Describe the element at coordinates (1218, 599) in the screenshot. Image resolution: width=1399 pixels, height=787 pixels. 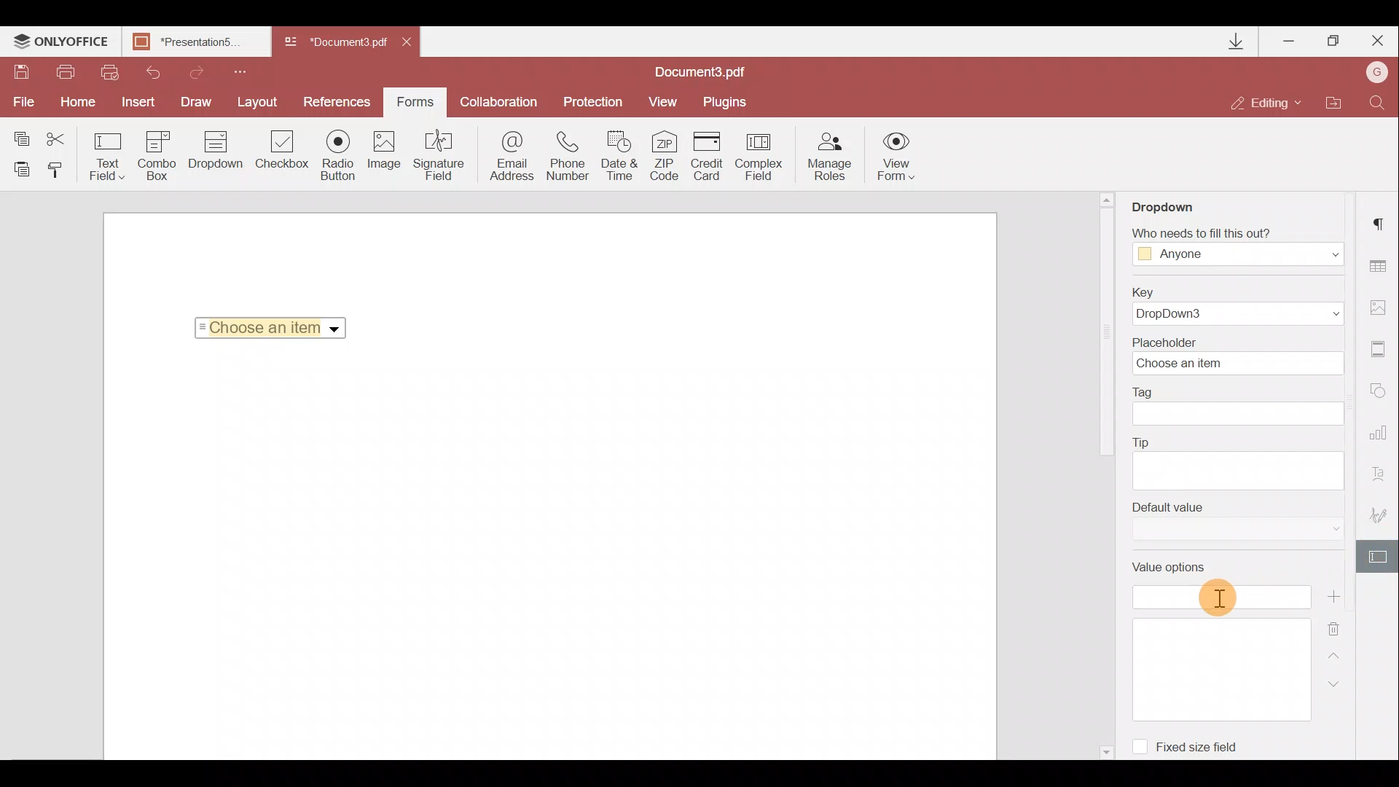
I see `Pointer` at that location.